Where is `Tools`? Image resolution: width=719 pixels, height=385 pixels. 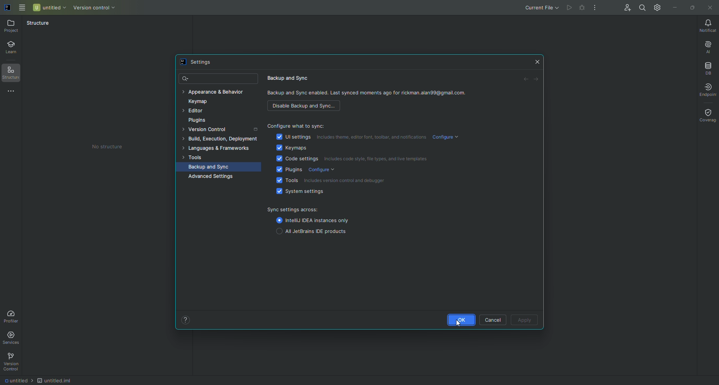 Tools is located at coordinates (196, 157).